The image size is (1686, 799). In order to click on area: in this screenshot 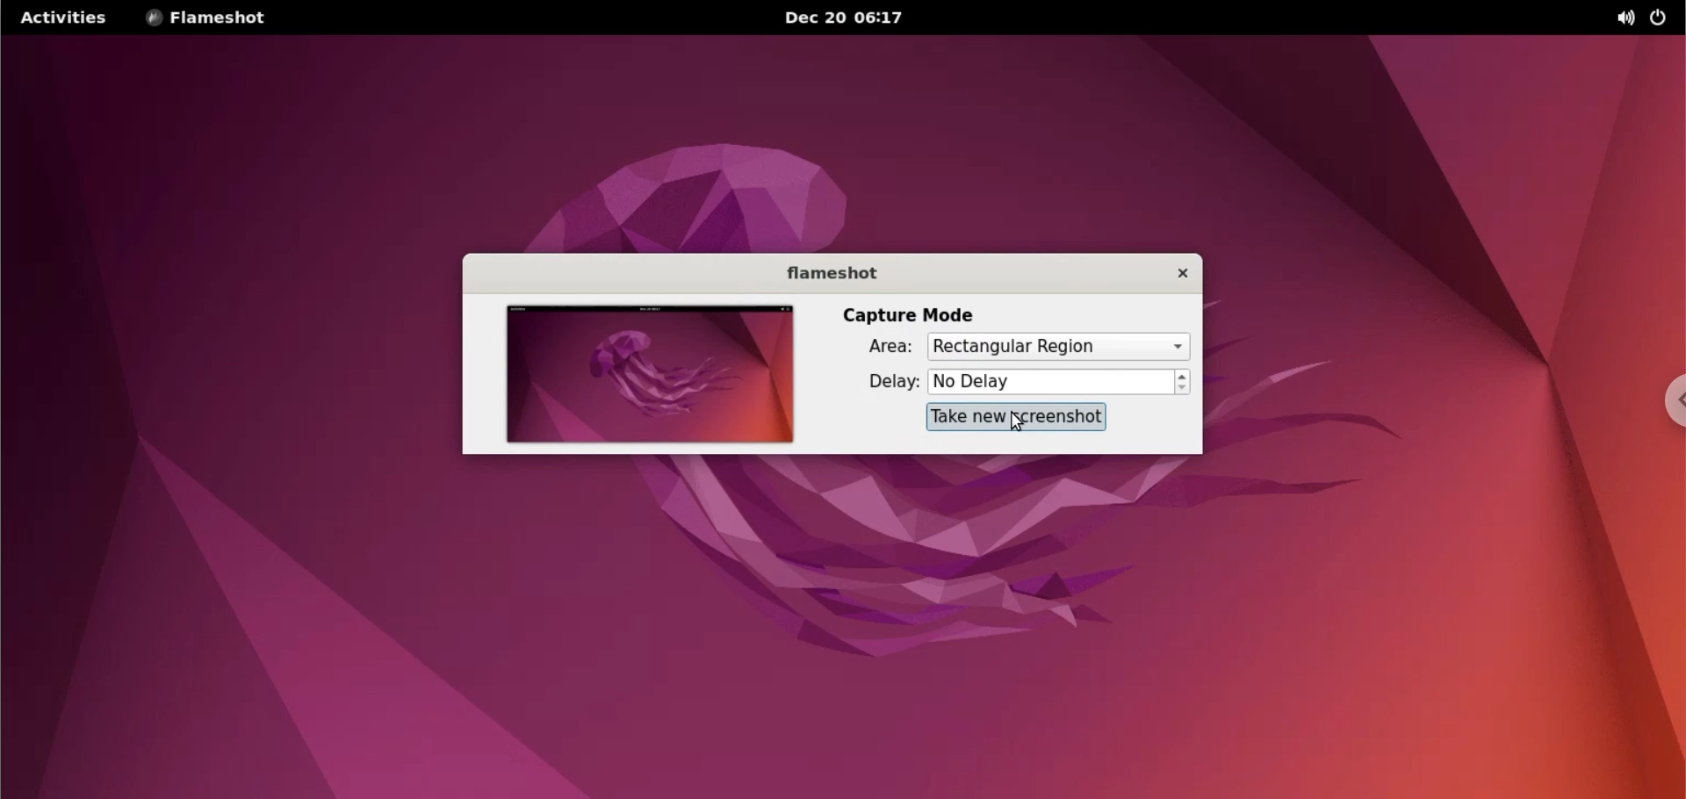, I will do `click(876, 345)`.